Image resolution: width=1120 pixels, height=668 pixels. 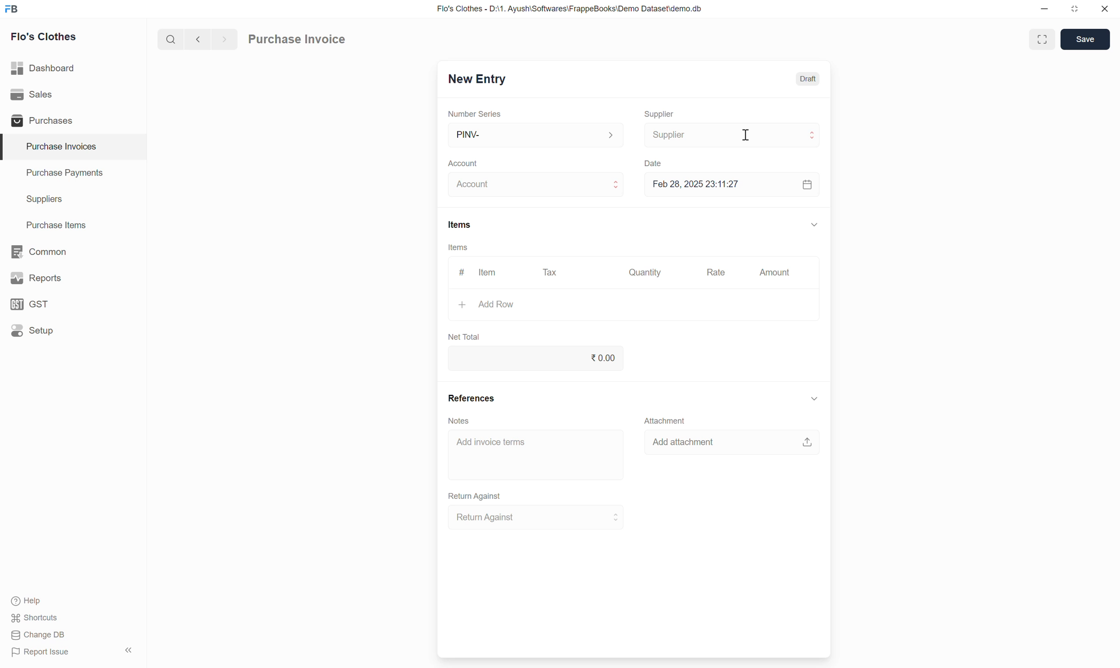 I want to click on Help, so click(x=28, y=601).